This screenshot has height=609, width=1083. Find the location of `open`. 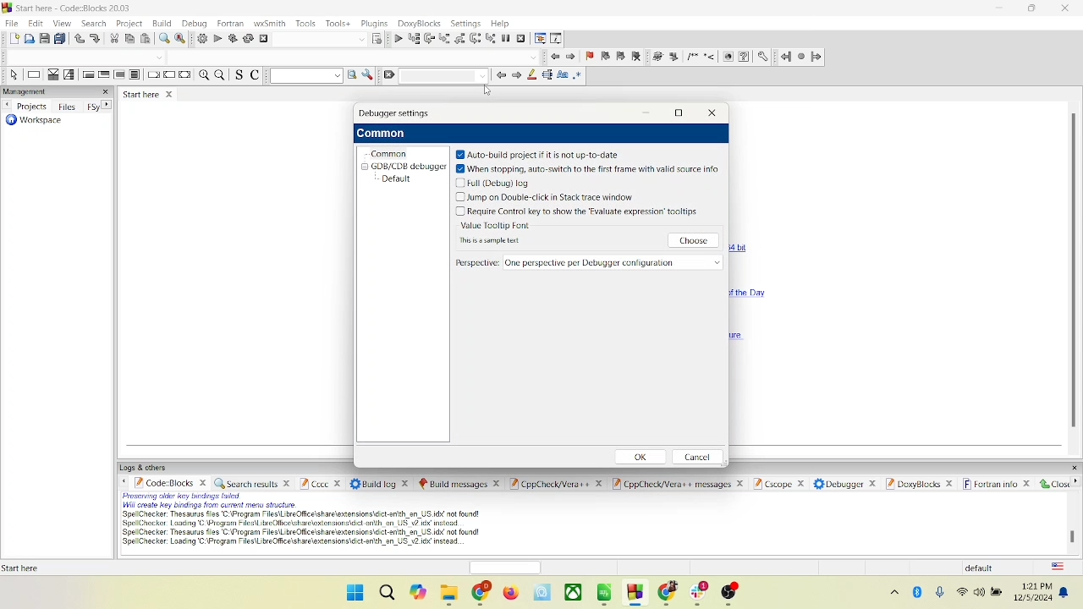

open is located at coordinates (30, 38).